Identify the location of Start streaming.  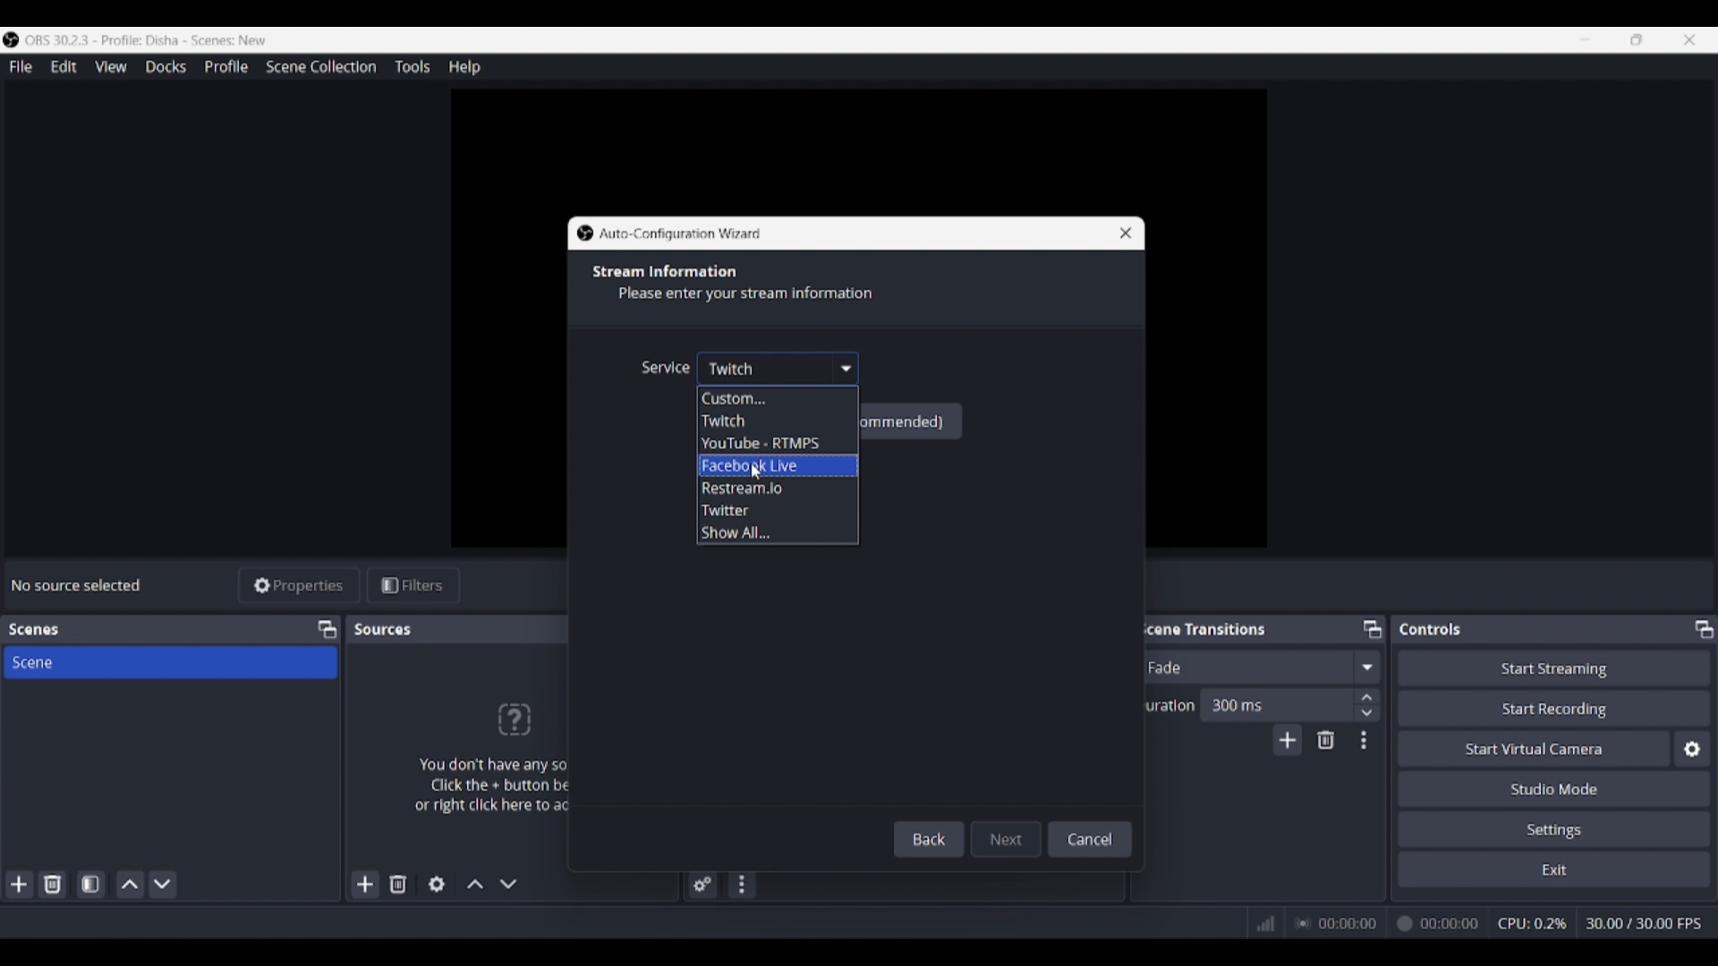
(1555, 667).